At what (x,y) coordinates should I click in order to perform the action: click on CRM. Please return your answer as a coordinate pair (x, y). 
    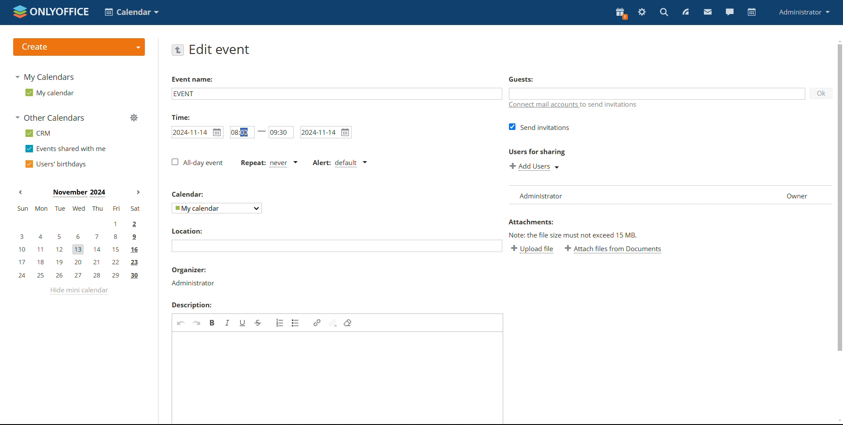
    Looking at the image, I should click on (38, 133).